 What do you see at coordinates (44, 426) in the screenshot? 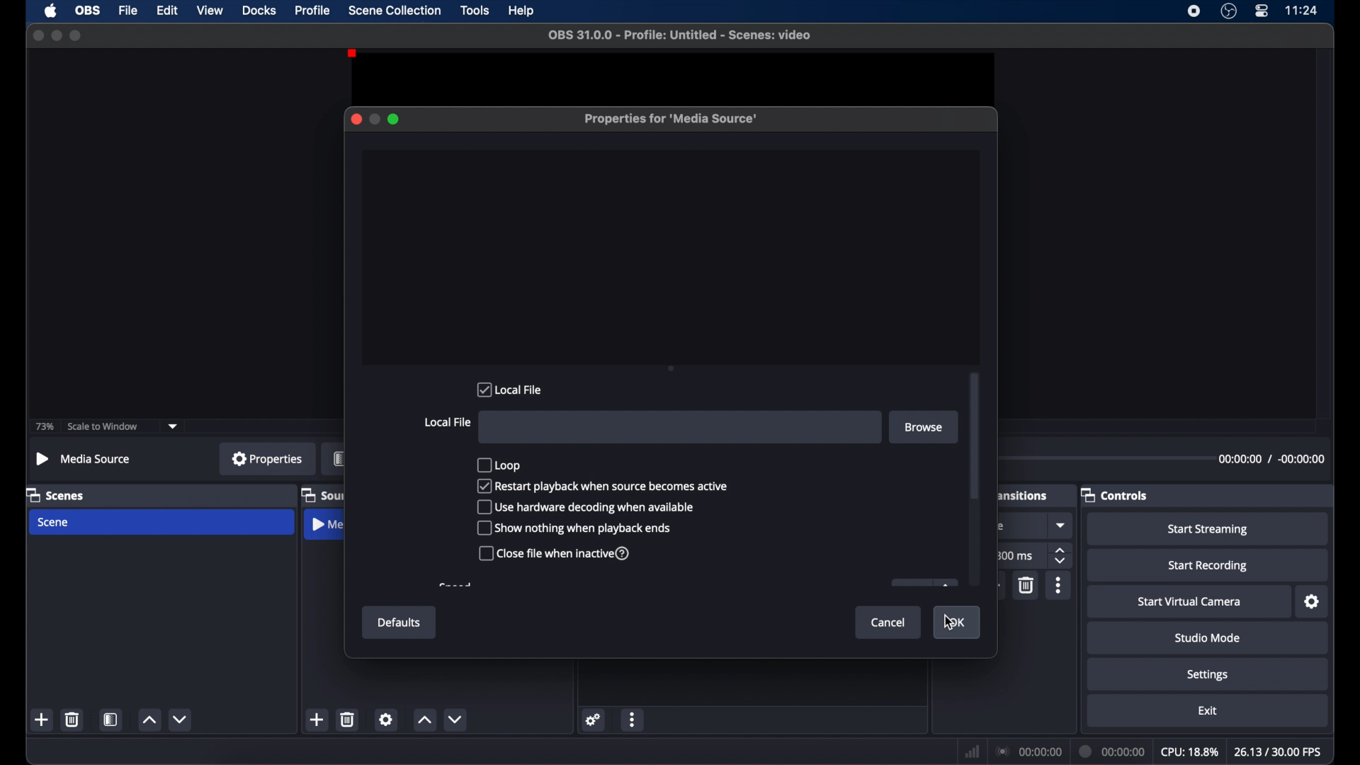
I see `73%` at bounding box center [44, 426].